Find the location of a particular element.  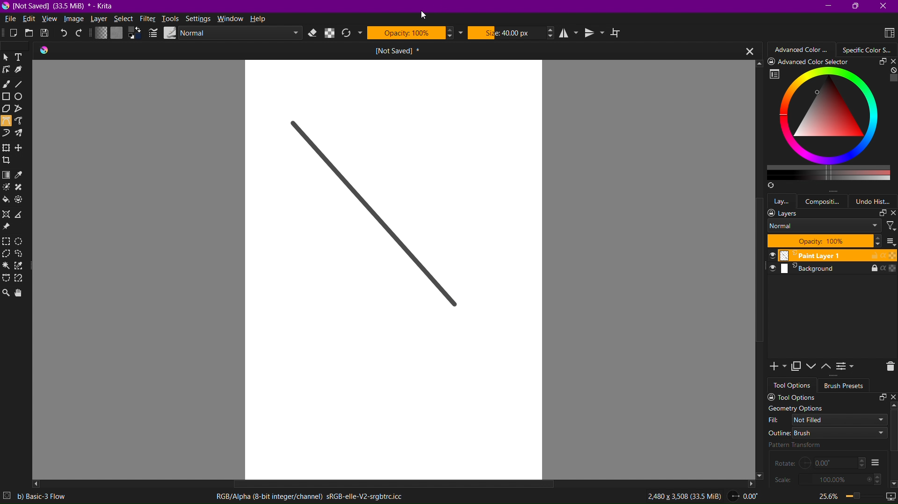

Options is located at coordinates (875, 462).